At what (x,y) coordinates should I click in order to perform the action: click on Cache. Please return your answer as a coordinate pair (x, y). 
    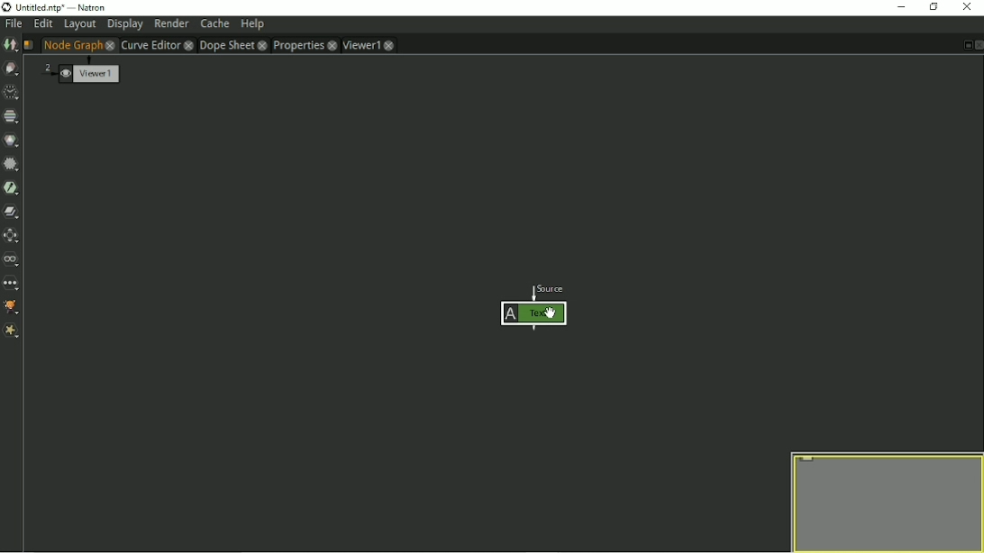
    Looking at the image, I should click on (214, 23).